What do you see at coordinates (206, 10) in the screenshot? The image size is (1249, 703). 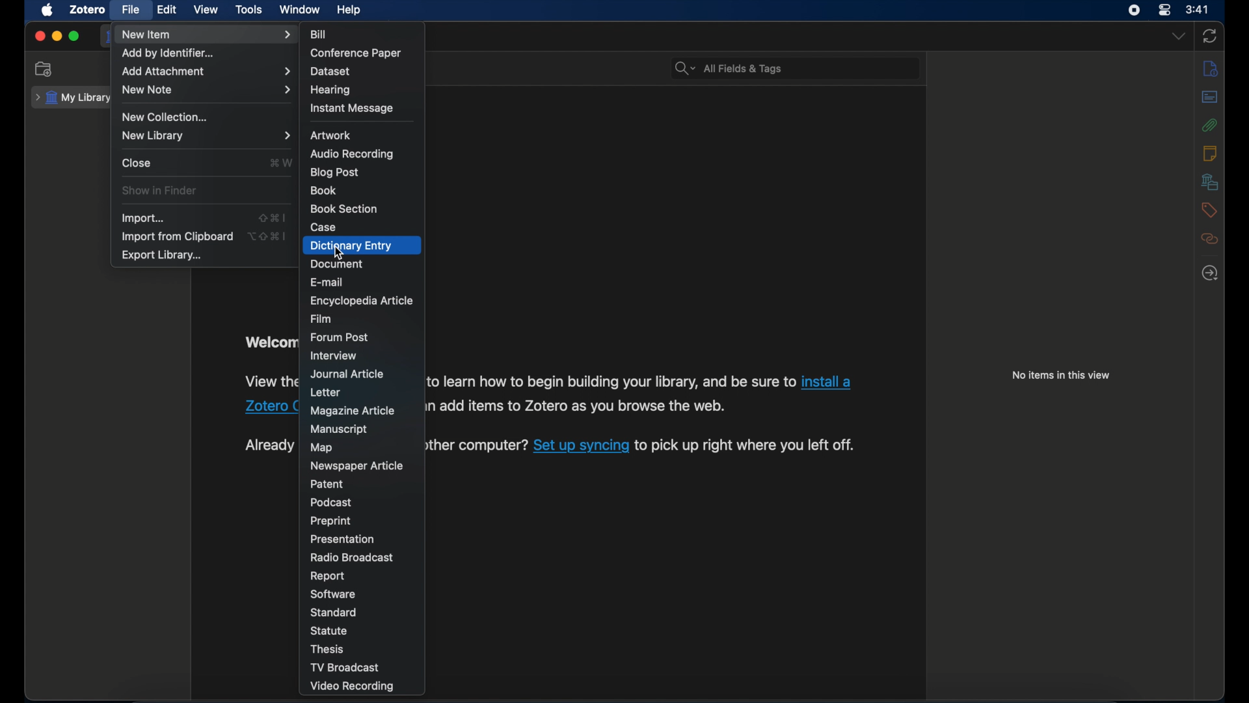 I see `view` at bounding box center [206, 10].